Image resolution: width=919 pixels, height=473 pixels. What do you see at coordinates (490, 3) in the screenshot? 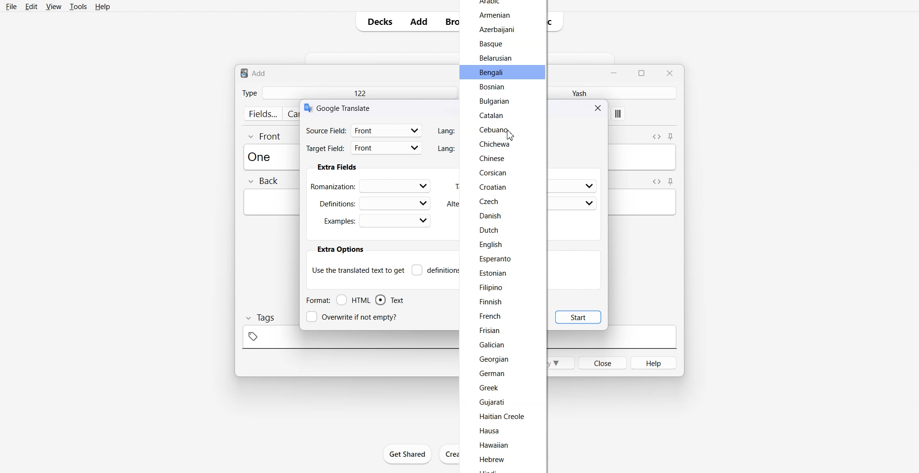
I see `arabic` at bounding box center [490, 3].